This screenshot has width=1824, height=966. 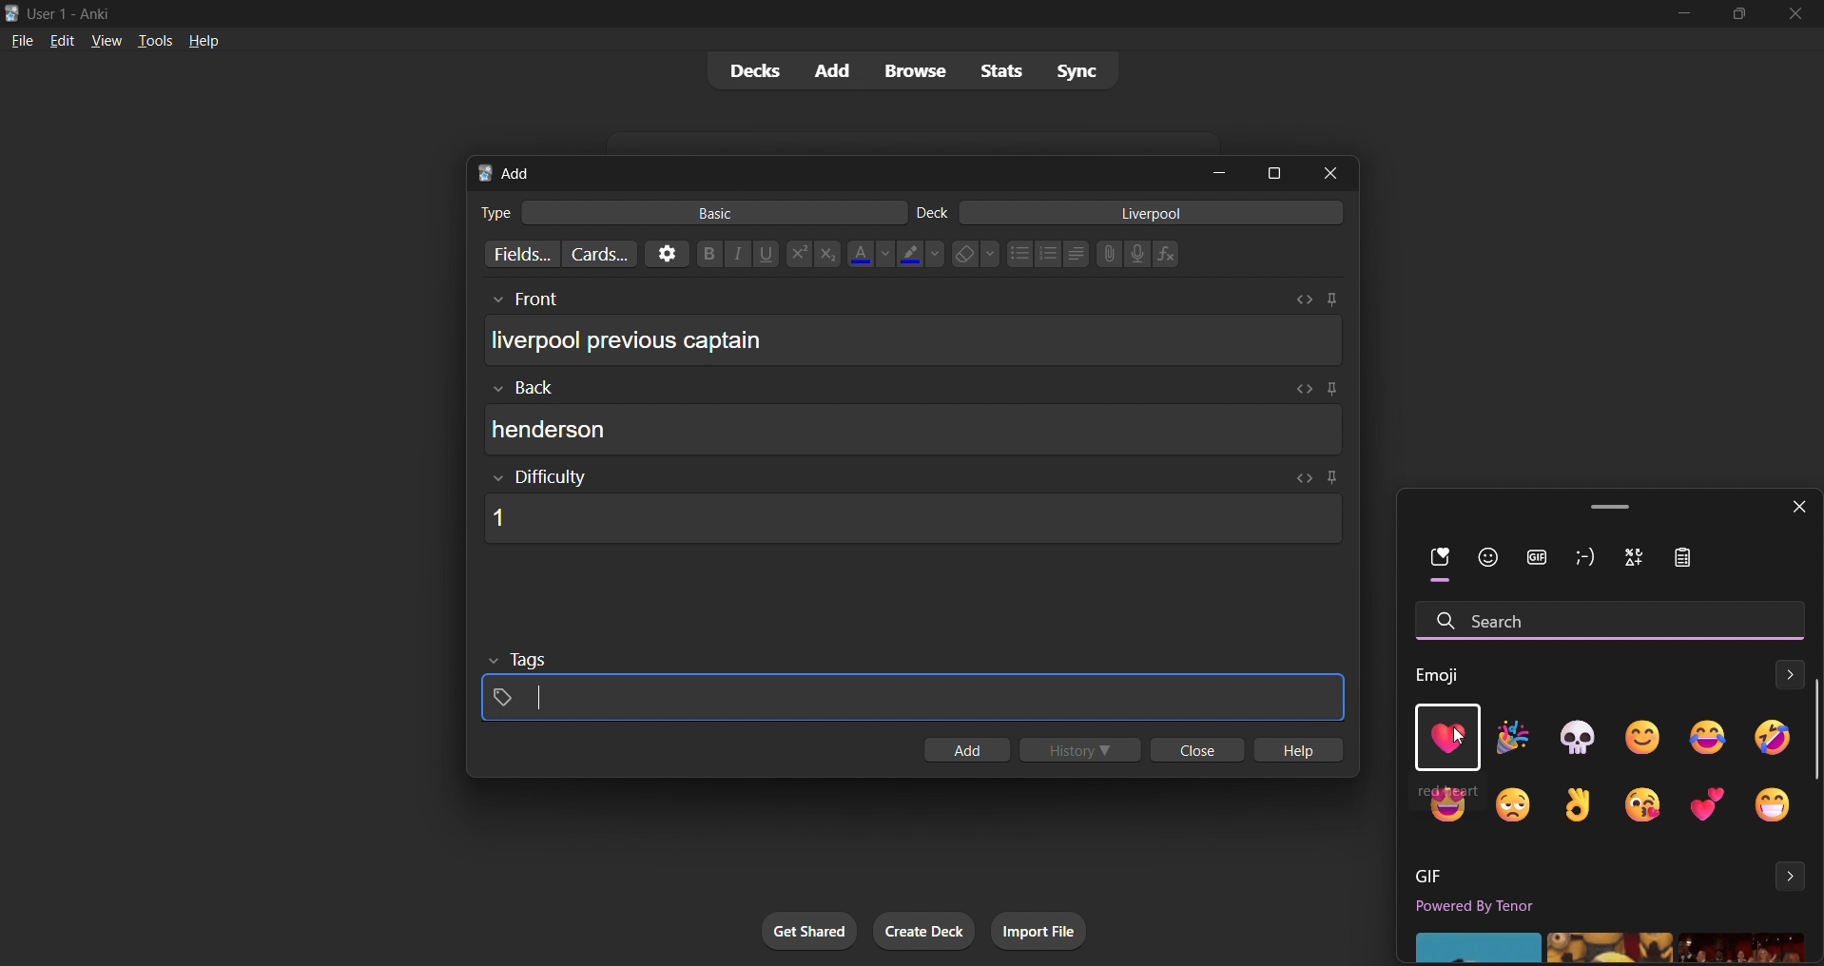 What do you see at coordinates (911, 69) in the screenshot?
I see `browse` at bounding box center [911, 69].